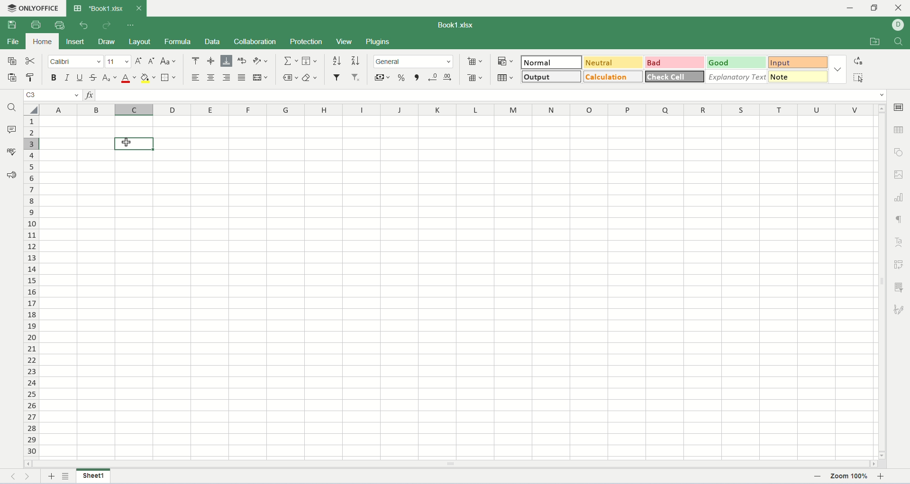 The image size is (910, 484). What do you see at coordinates (16, 476) in the screenshot?
I see `previous` at bounding box center [16, 476].